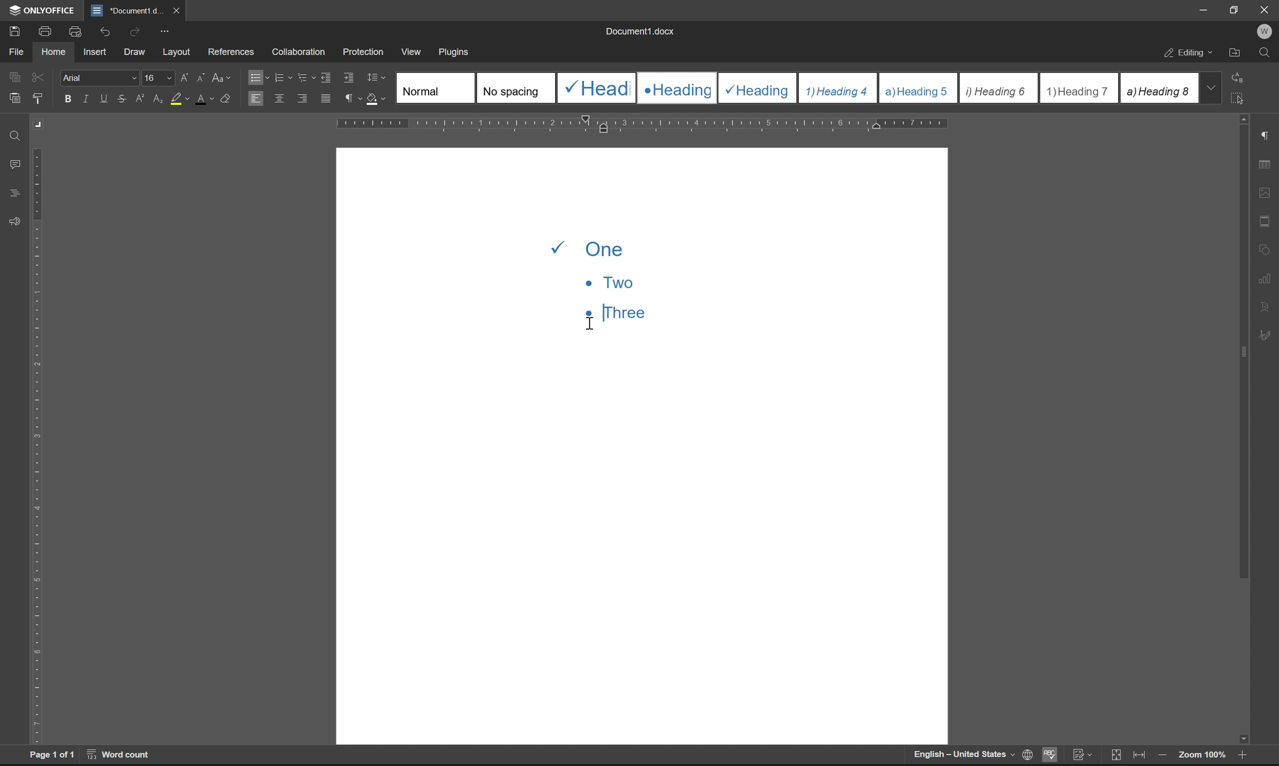 The height and width of the screenshot is (766, 1279). Describe the element at coordinates (14, 194) in the screenshot. I see `headings` at that location.